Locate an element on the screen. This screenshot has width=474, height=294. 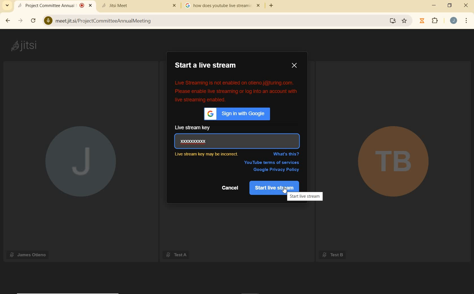
reload is located at coordinates (35, 21).